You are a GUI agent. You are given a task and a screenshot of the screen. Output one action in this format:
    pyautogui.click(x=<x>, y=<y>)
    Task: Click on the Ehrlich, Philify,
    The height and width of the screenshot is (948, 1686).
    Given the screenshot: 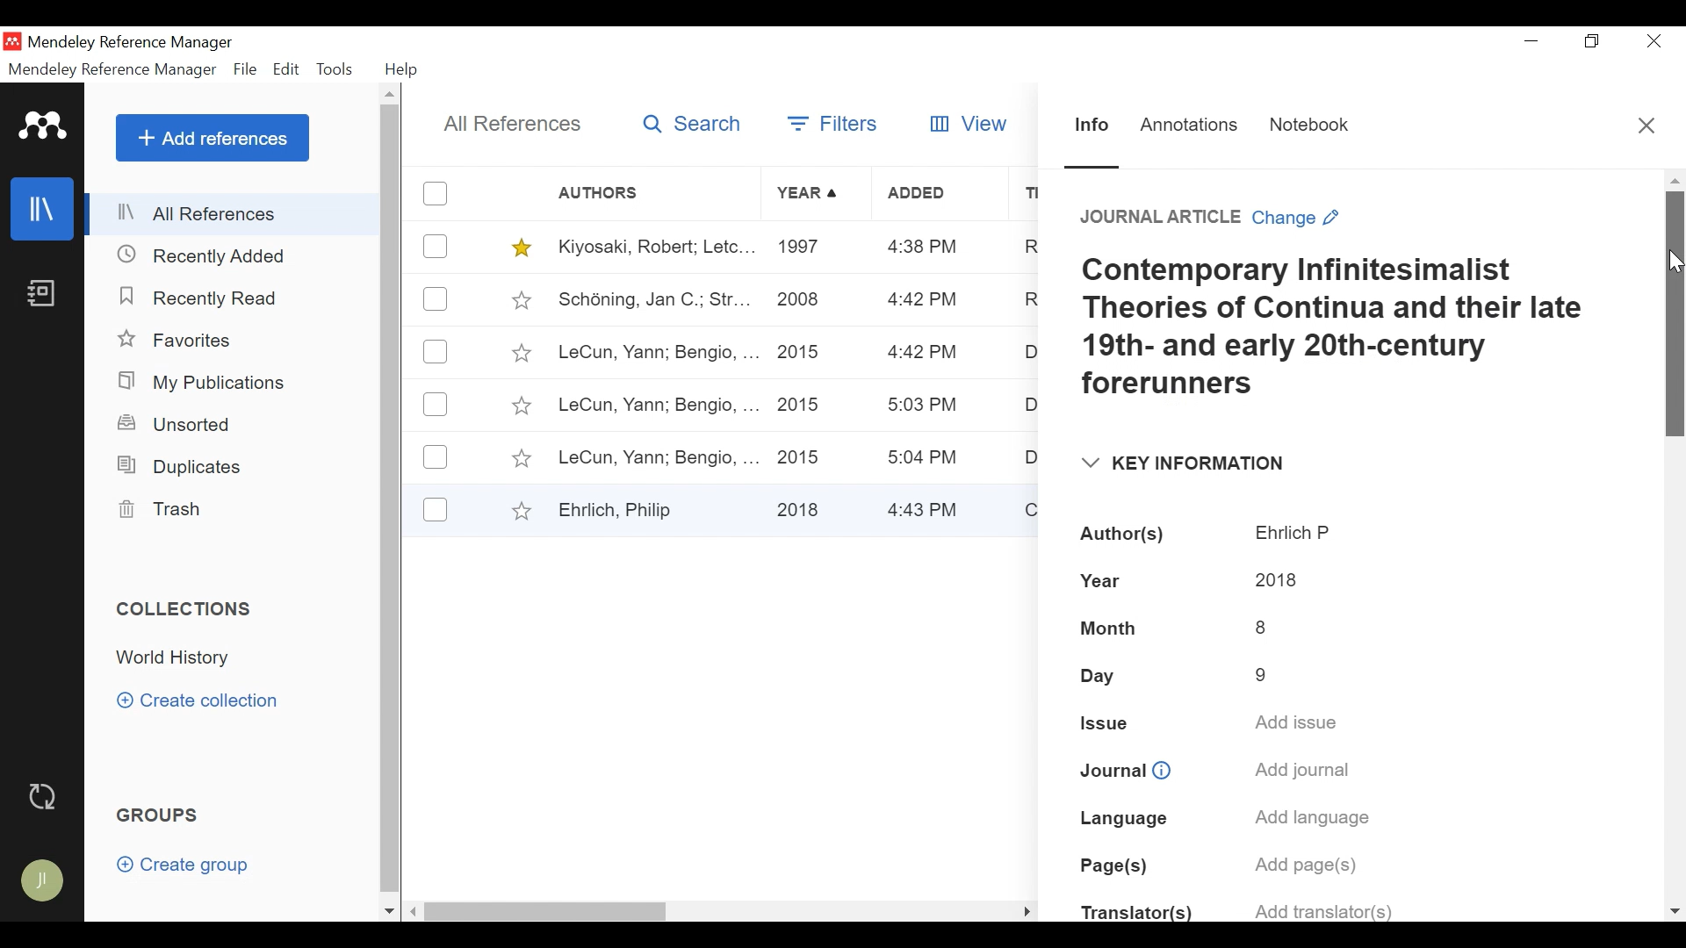 What is the action you would take?
    pyautogui.click(x=655, y=509)
    